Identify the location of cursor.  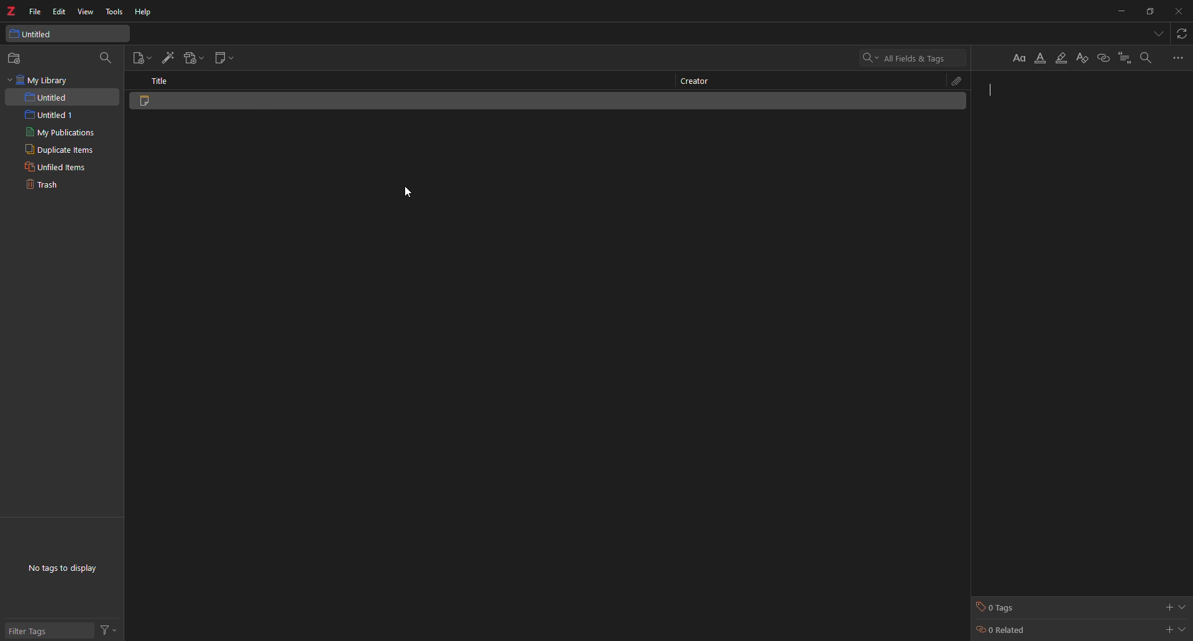
(413, 192).